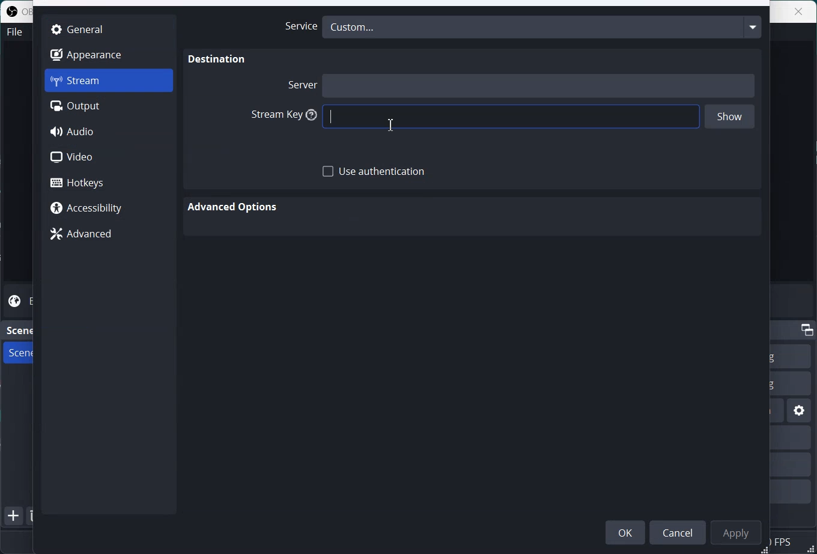 The width and height of the screenshot is (817, 554). Describe the element at coordinates (108, 54) in the screenshot. I see `Appearance` at that location.